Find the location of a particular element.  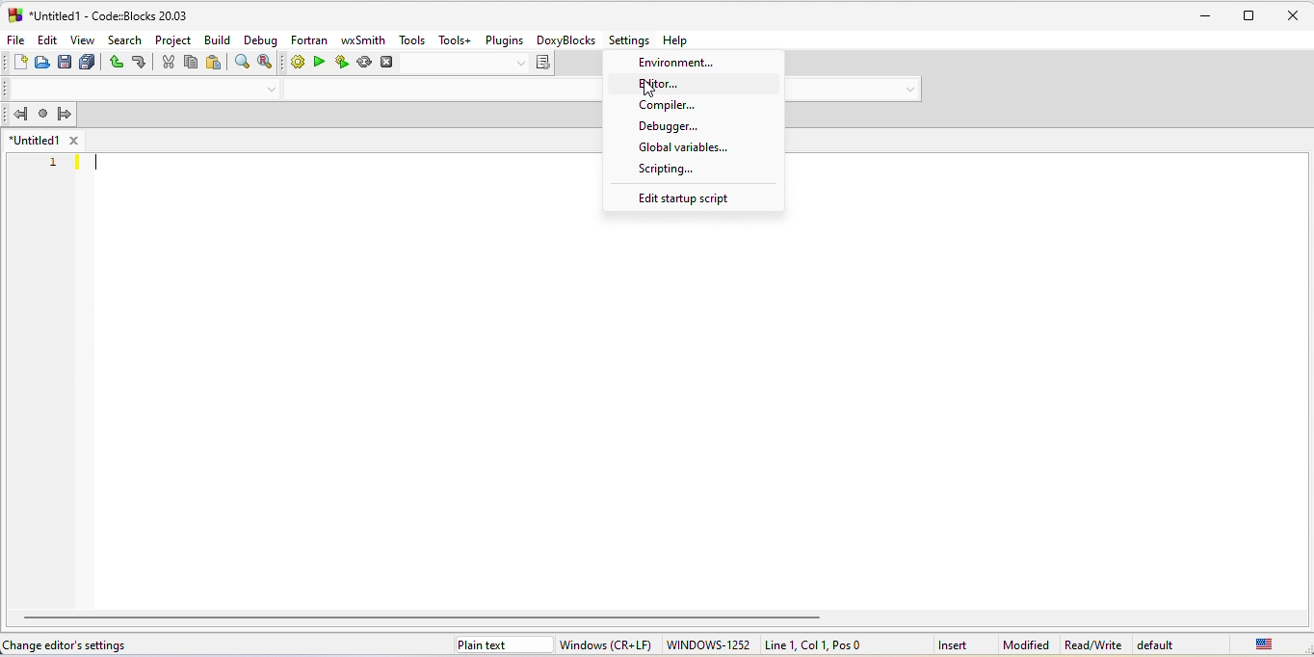

fortran is located at coordinates (307, 40).